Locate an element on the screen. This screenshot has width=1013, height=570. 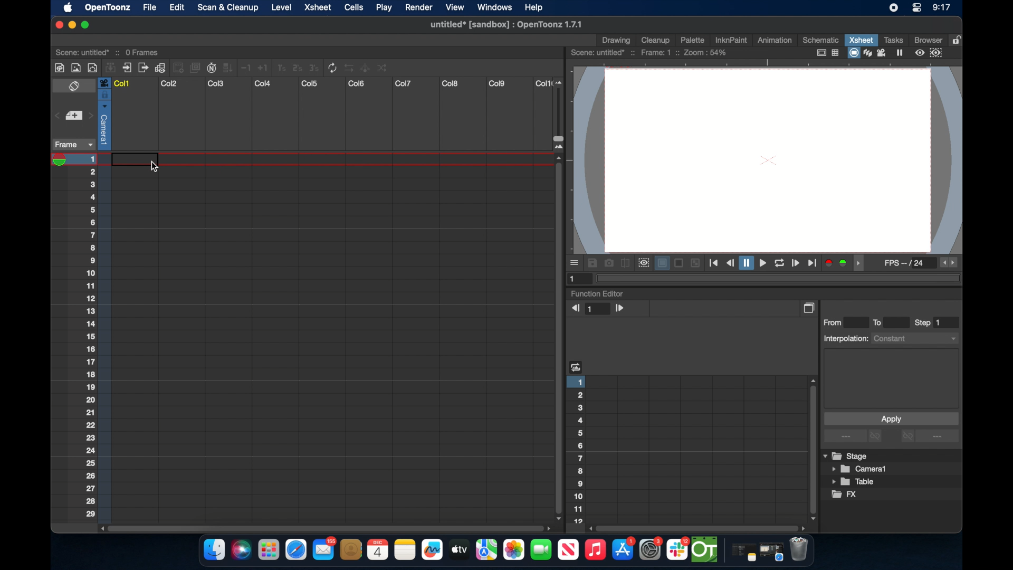
column selected is located at coordinates (104, 113).